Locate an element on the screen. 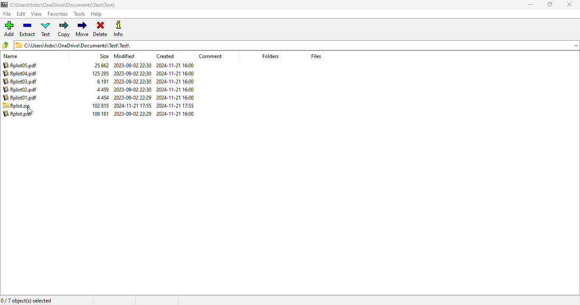 The height and width of the screenshot is (305, 580). extract is located at coordinates (28, 29).